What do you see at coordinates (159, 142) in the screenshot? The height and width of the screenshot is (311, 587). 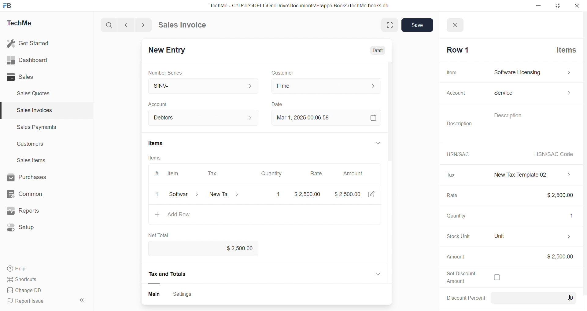 I see `Items` at bounding box center [159, 142].